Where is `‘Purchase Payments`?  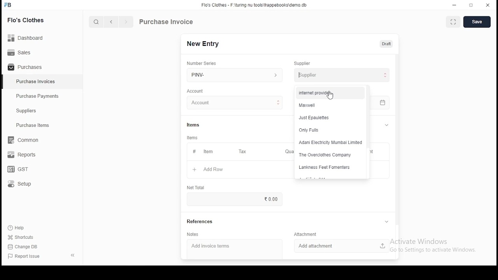
‘Purchase Payments is located at coordinates (38, 96).